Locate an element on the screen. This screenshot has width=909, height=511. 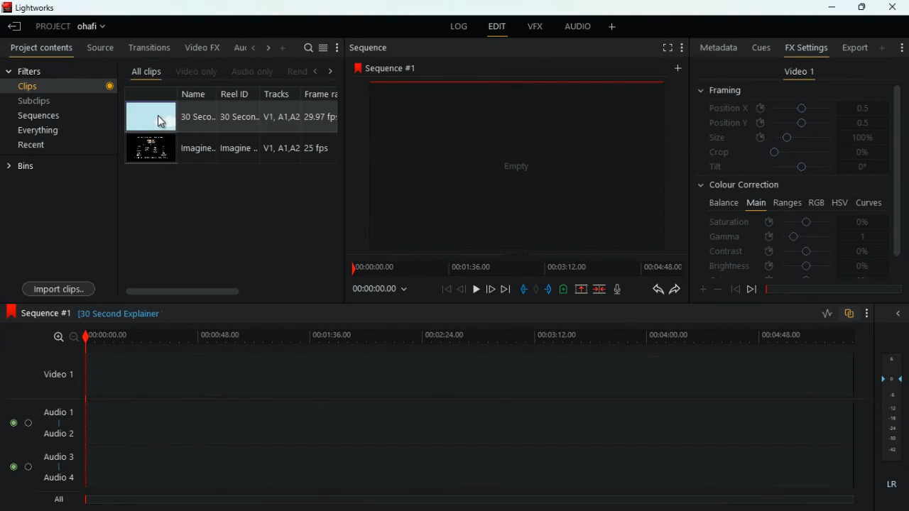
saturation is located at coordinates (790, 223).